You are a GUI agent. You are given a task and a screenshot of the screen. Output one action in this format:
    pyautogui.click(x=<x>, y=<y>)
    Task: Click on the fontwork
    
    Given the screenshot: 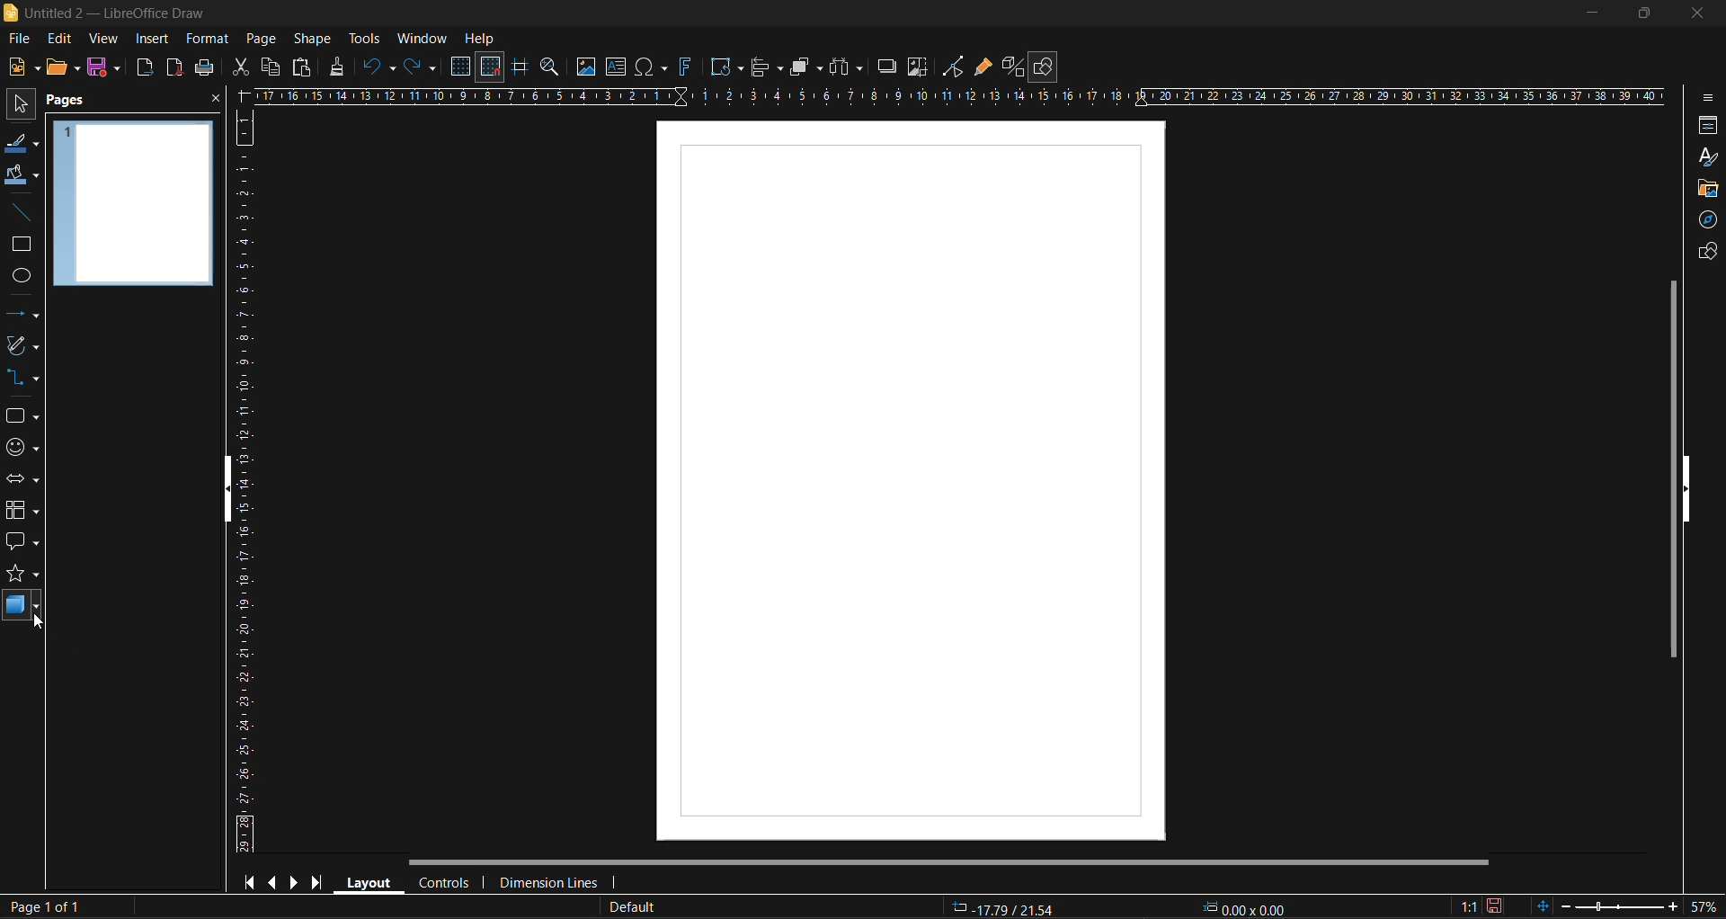 What is the action you would take?
    pyautogui.click(x=689, y=66)
    